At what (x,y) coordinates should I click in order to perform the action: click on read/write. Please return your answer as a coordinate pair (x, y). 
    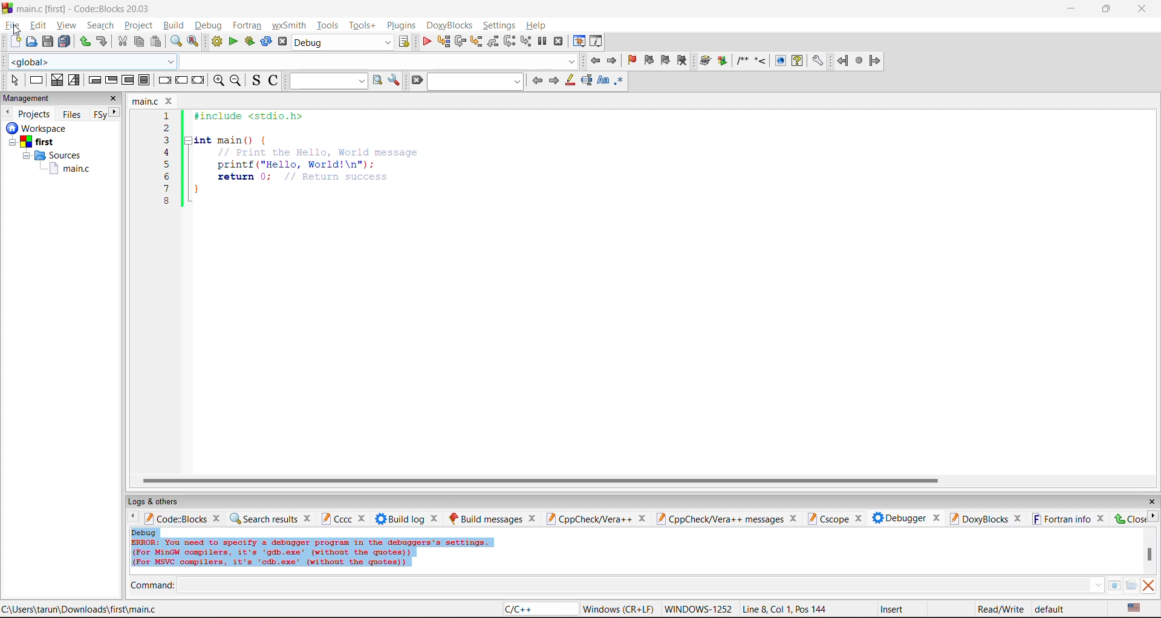
    Looking at the image, I should click on (1000, 609).